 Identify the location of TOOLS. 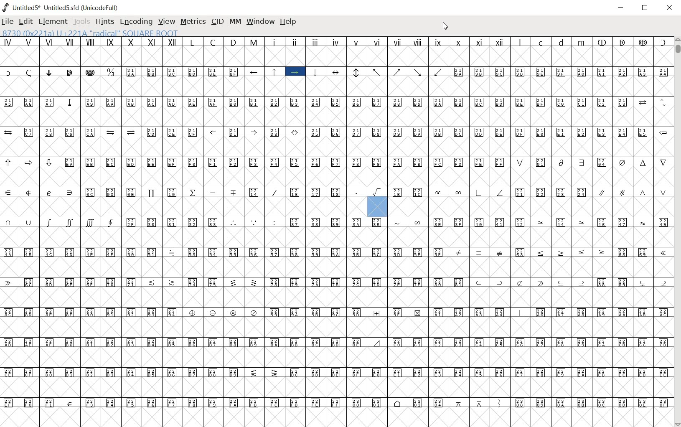
(81, 22).